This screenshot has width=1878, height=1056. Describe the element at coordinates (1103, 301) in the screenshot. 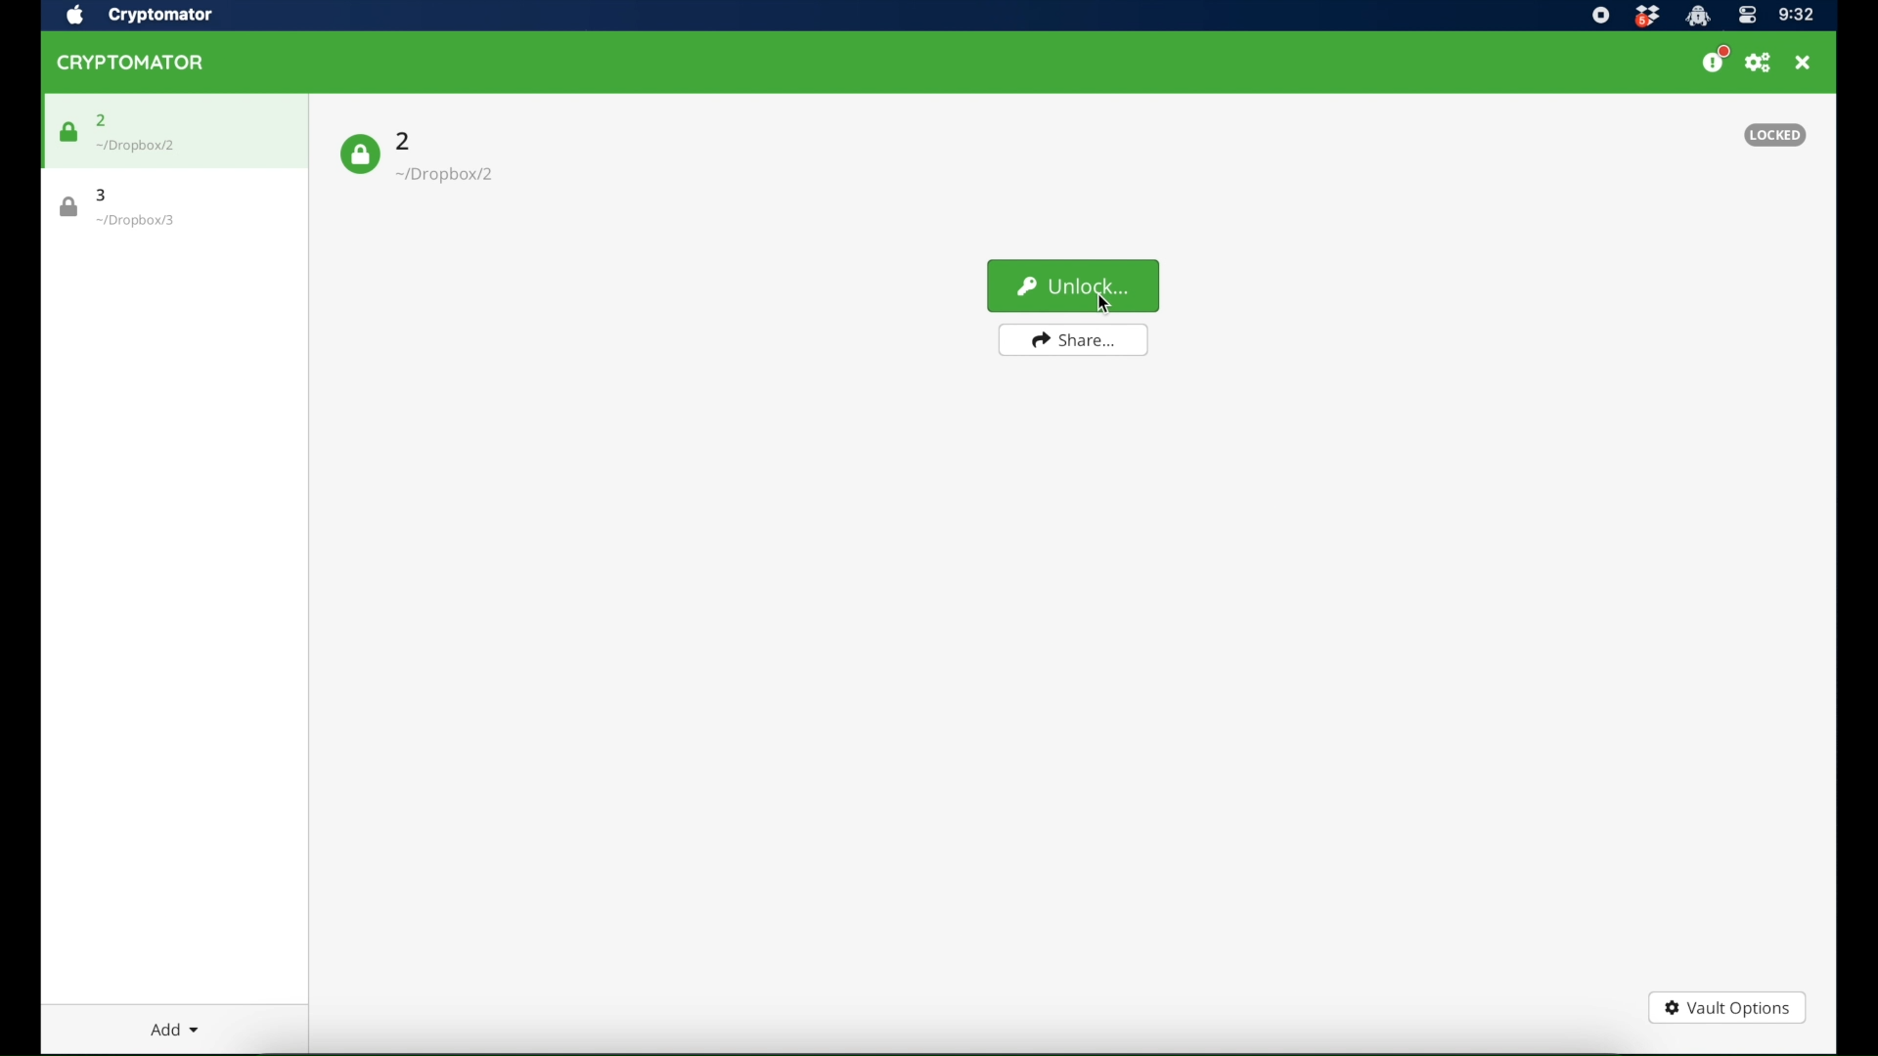

I see `cursor` at that location.